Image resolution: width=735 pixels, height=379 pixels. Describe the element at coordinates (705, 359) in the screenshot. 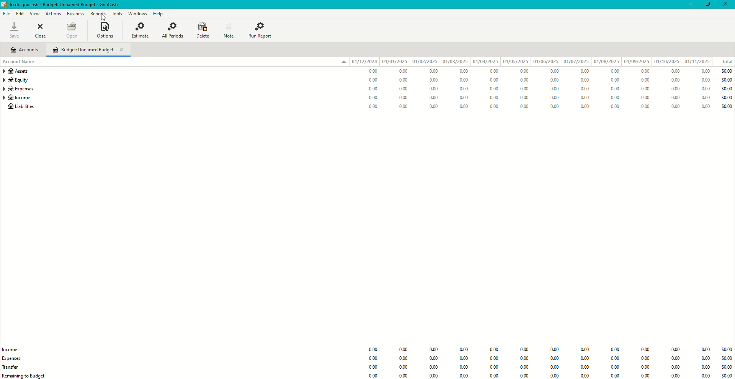

I see `0.00` at that location.